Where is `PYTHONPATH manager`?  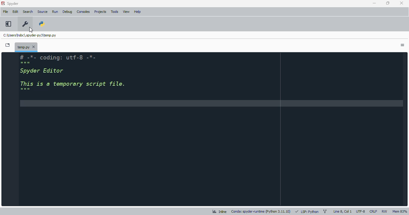
PYTHONPATH manager is located at coordinates (41, 23).